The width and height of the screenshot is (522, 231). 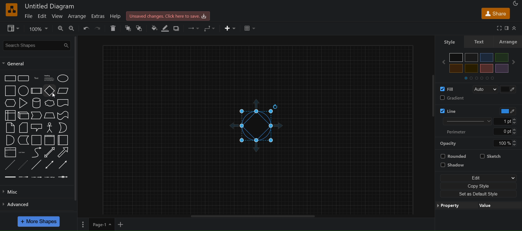 What do you see at coordinates (471, 68) in the screenshot?
I see `light yellow color` at bounding box center [471, 68].